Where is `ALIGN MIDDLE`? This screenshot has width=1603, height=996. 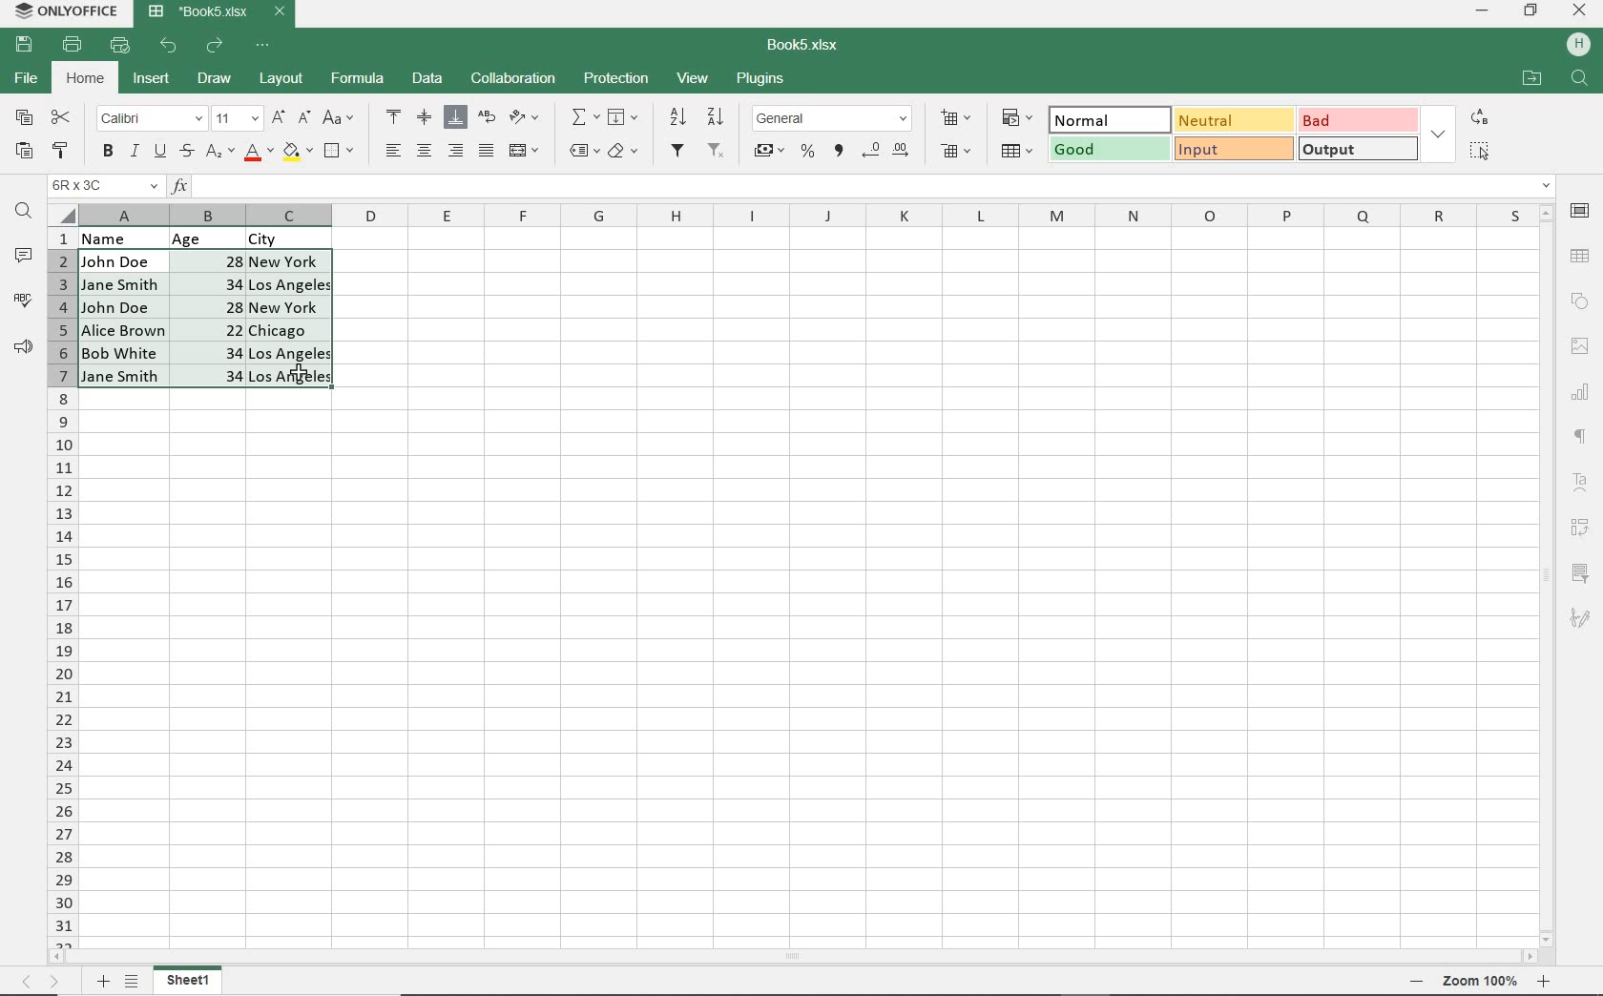 ALIGN MIDDLE is located at coordinates (424, 116).